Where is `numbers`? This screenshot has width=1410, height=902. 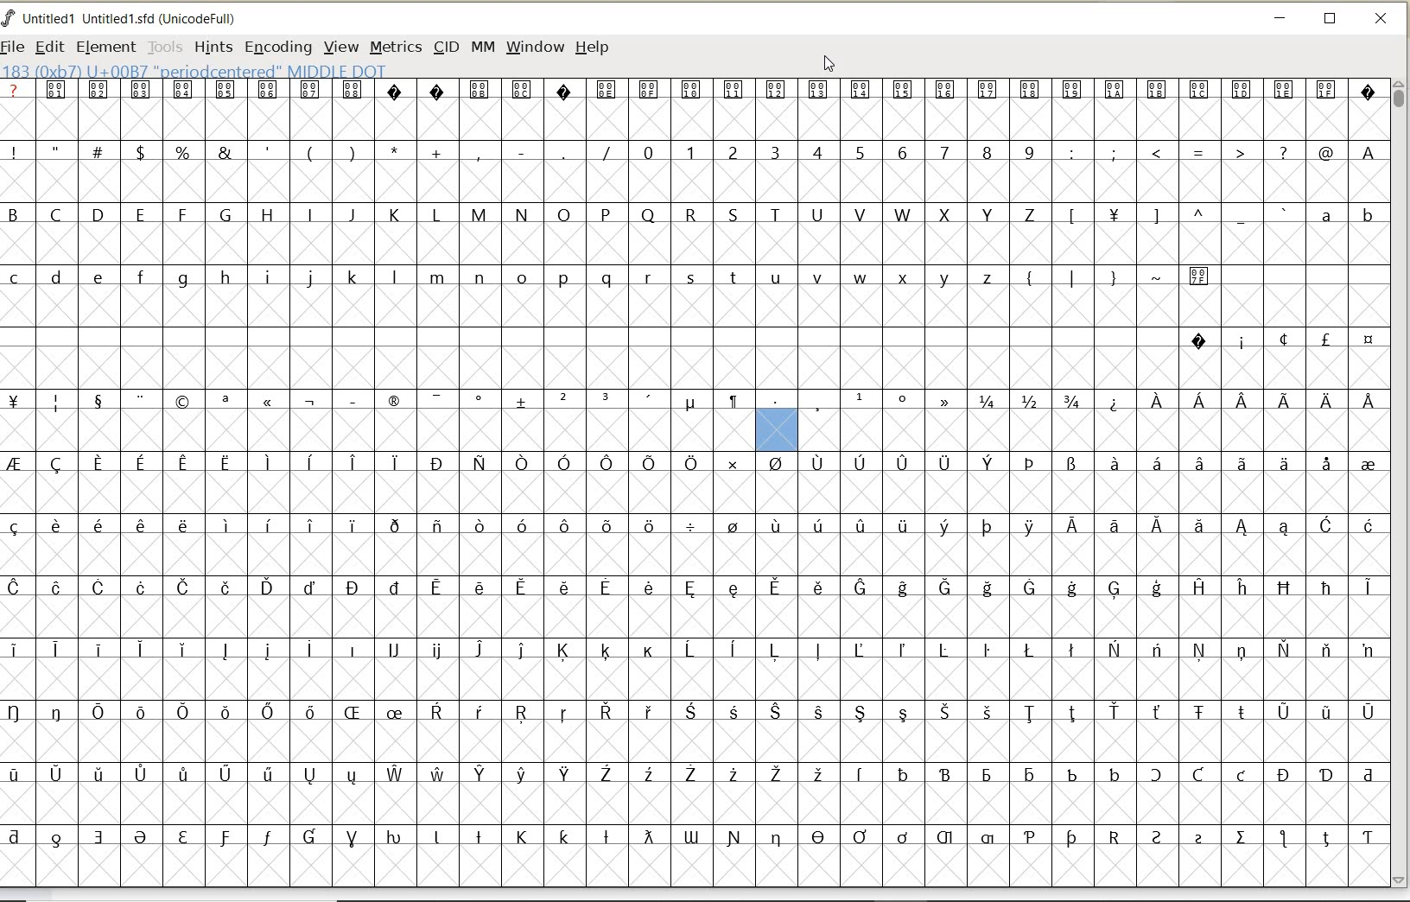
numbers is located at coordinates (835, 151).